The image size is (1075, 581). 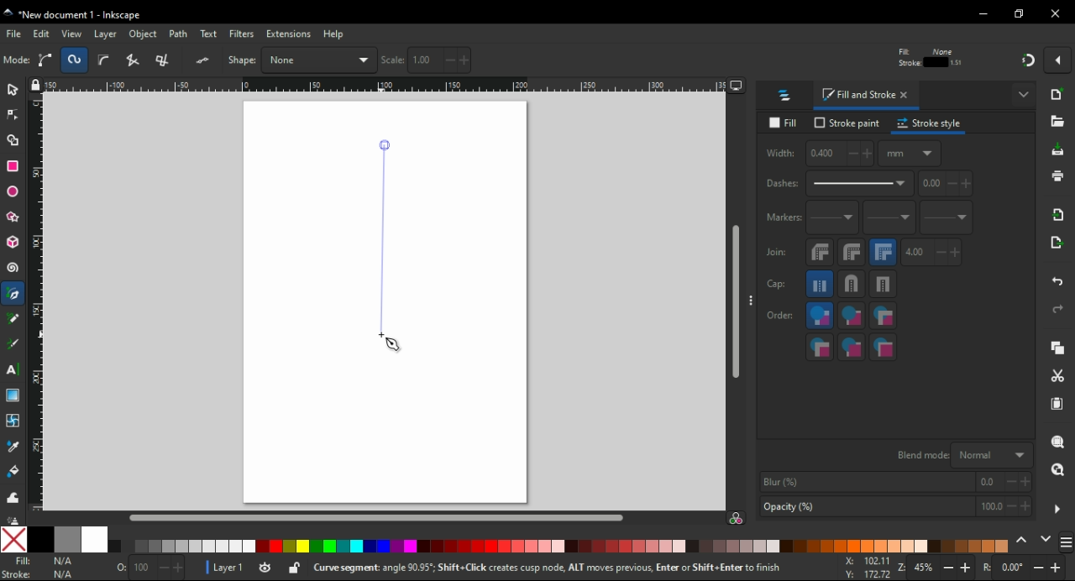 I want to click on cap, so click(x=777, y=285).